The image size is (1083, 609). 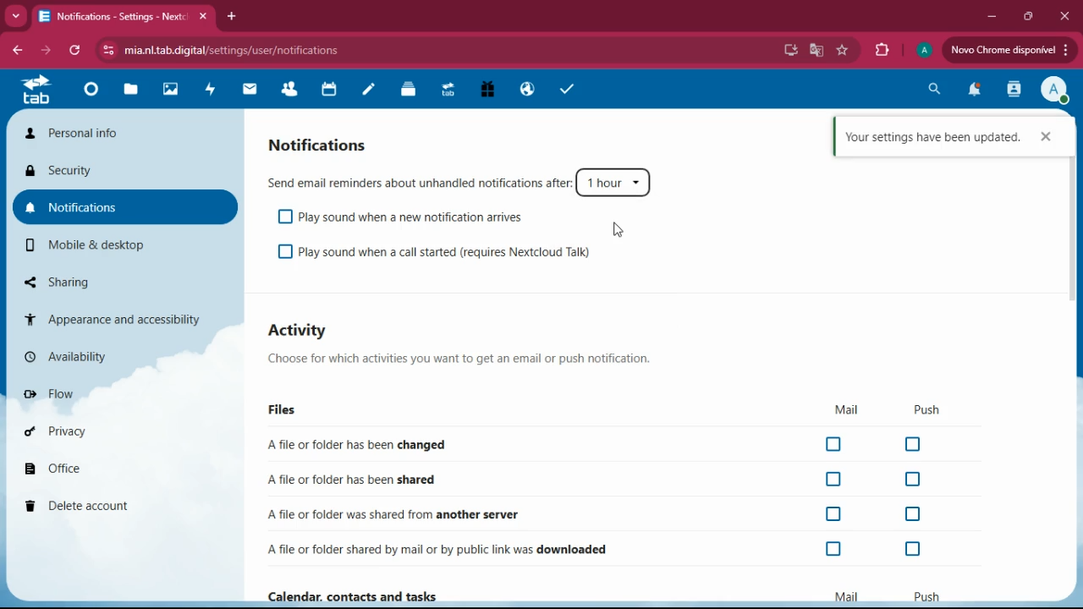 I want to click on profile, so click(x=1056, y=91).